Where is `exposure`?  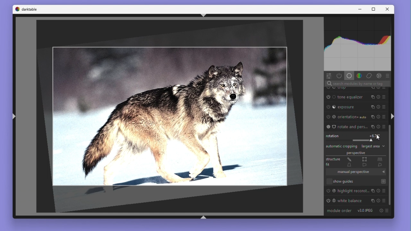 exposure is located at coordinates (357, 107).